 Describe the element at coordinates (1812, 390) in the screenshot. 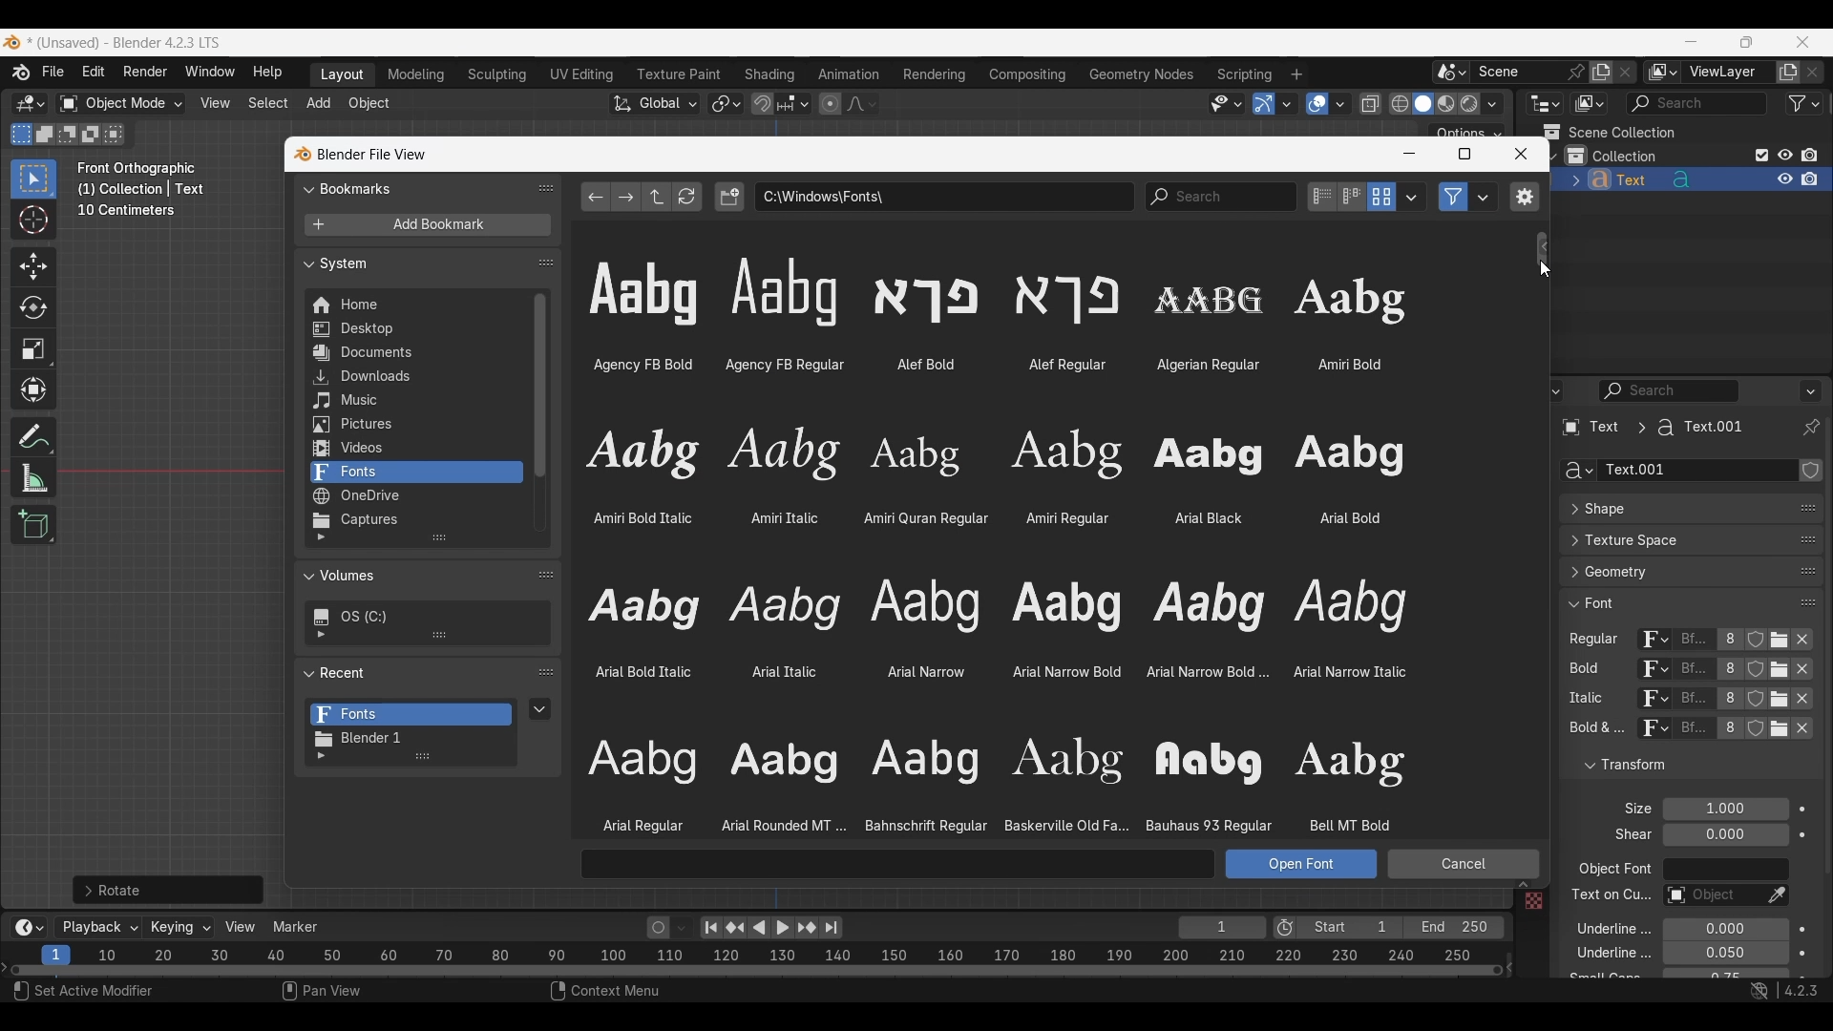

I see `Options for the properties editor` at that location.